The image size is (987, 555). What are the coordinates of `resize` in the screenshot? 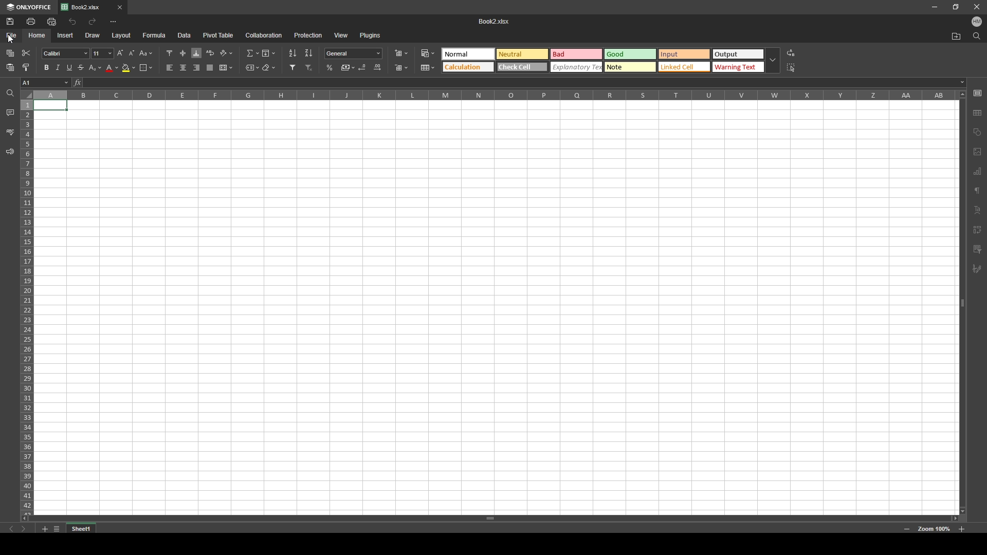 It's located at (957, 6).